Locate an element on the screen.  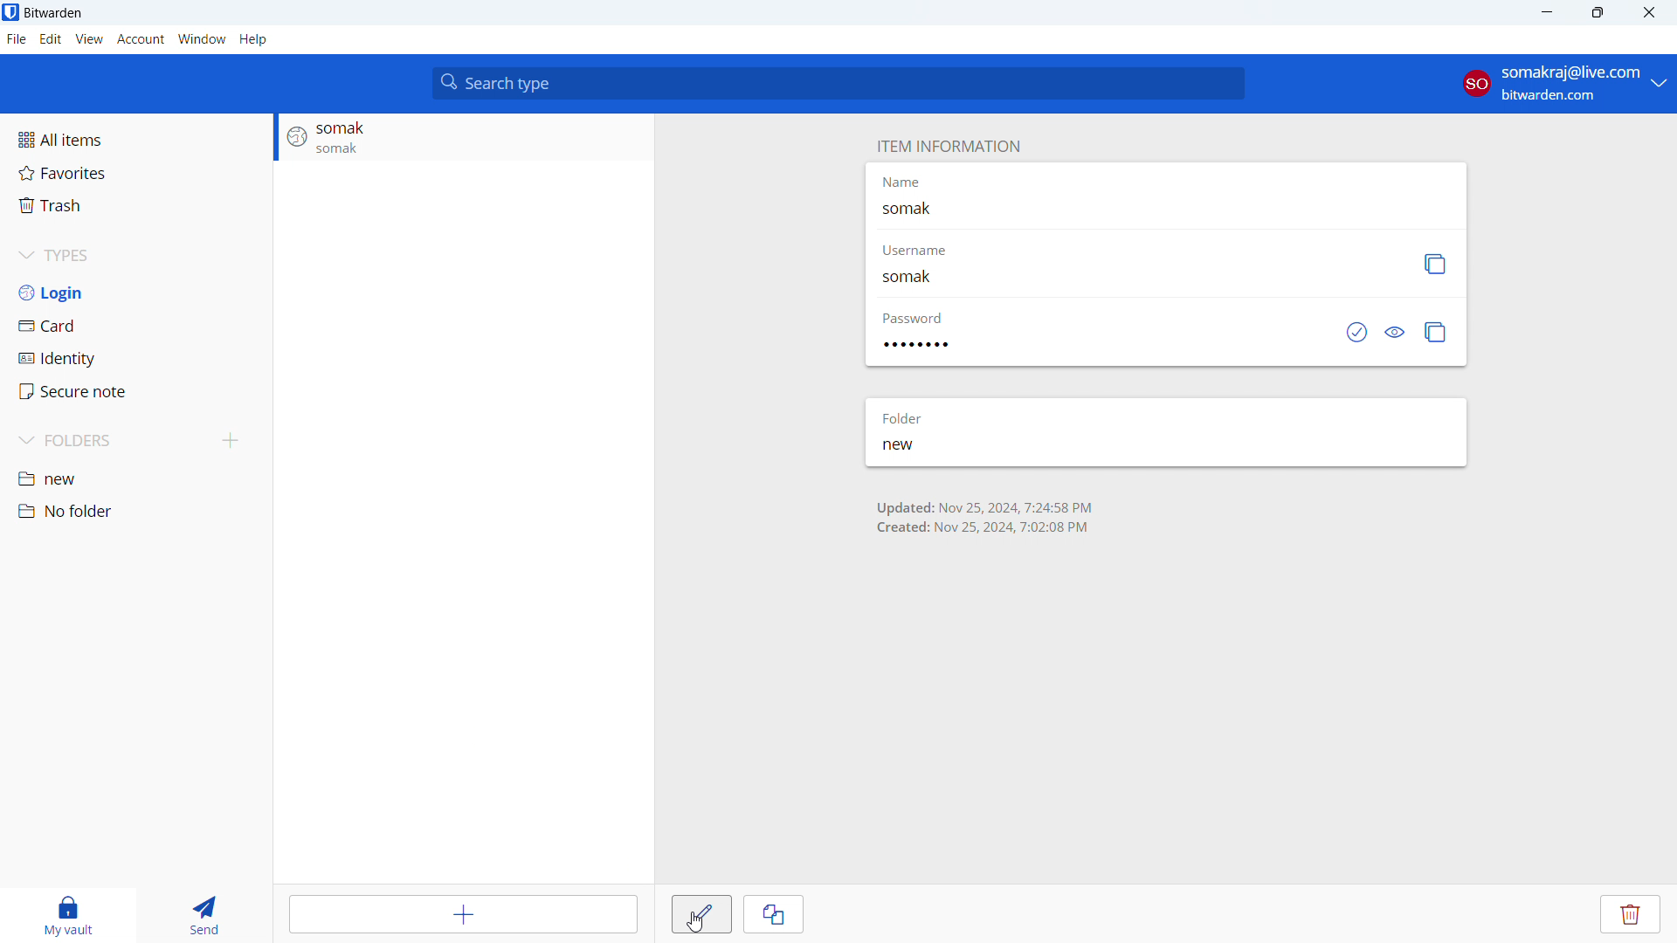
encrypted password is located at coordinates (923, 346).